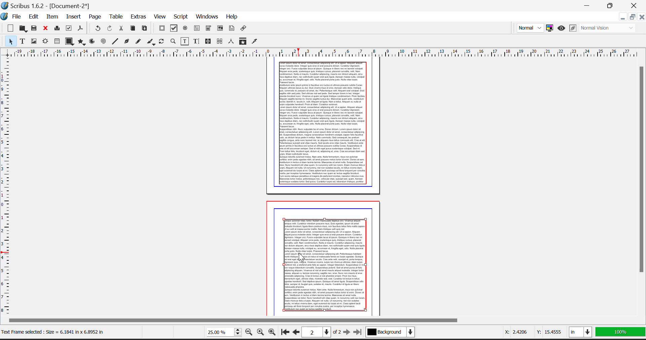 This screenshot has height=340, width=646. Describe the element at coordinates (145, 29) in the screenshot. I see `Paste` at that location.